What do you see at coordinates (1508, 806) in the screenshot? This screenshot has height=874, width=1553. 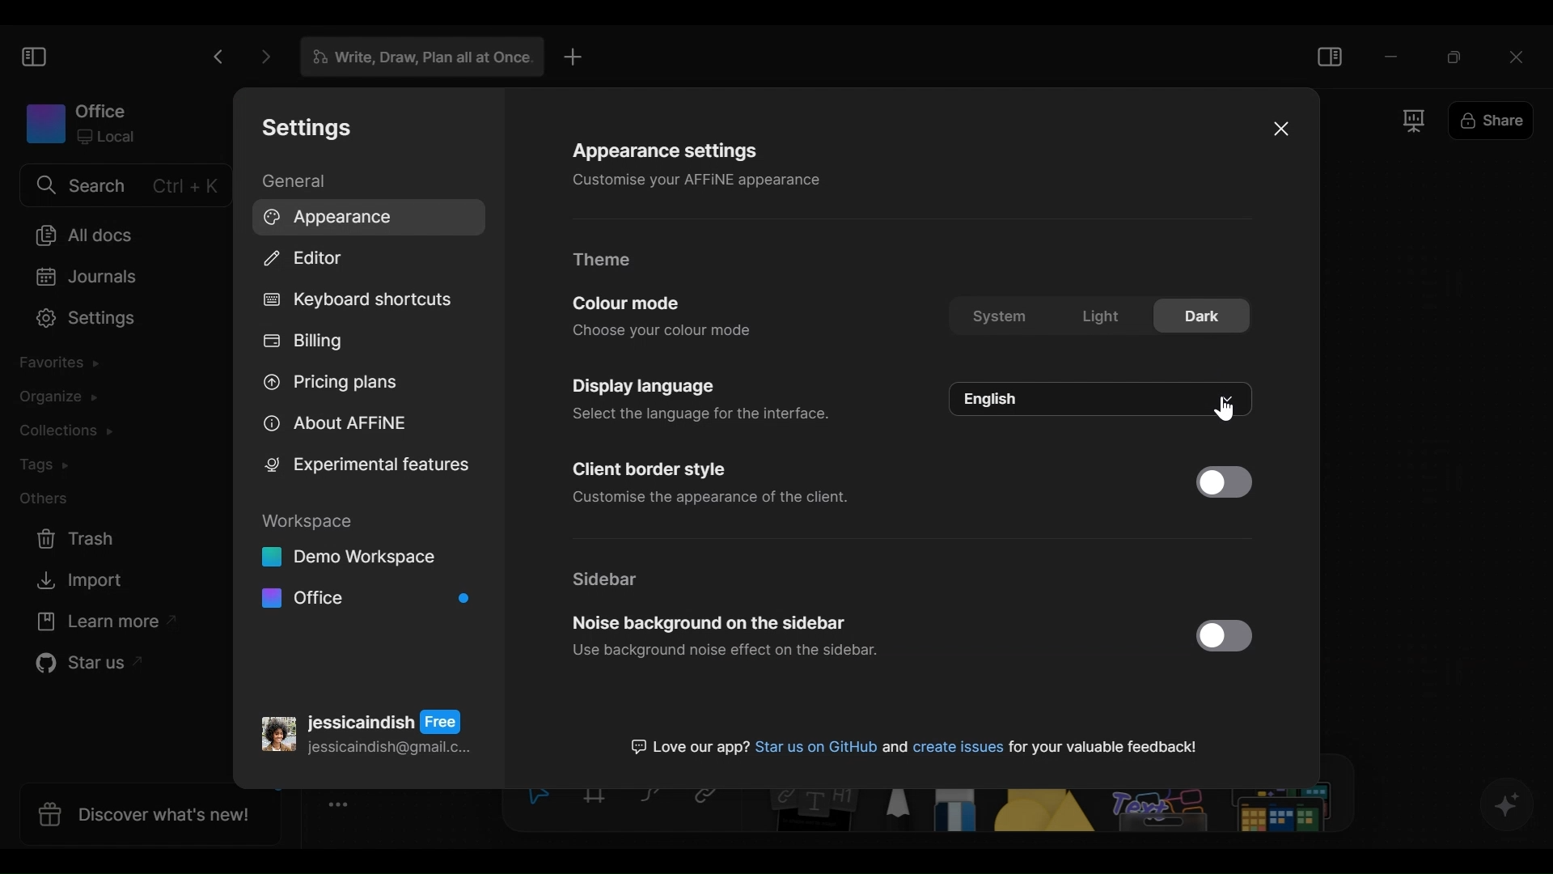 I see `AFFiNE AI` at bounding box center [1508, 806].